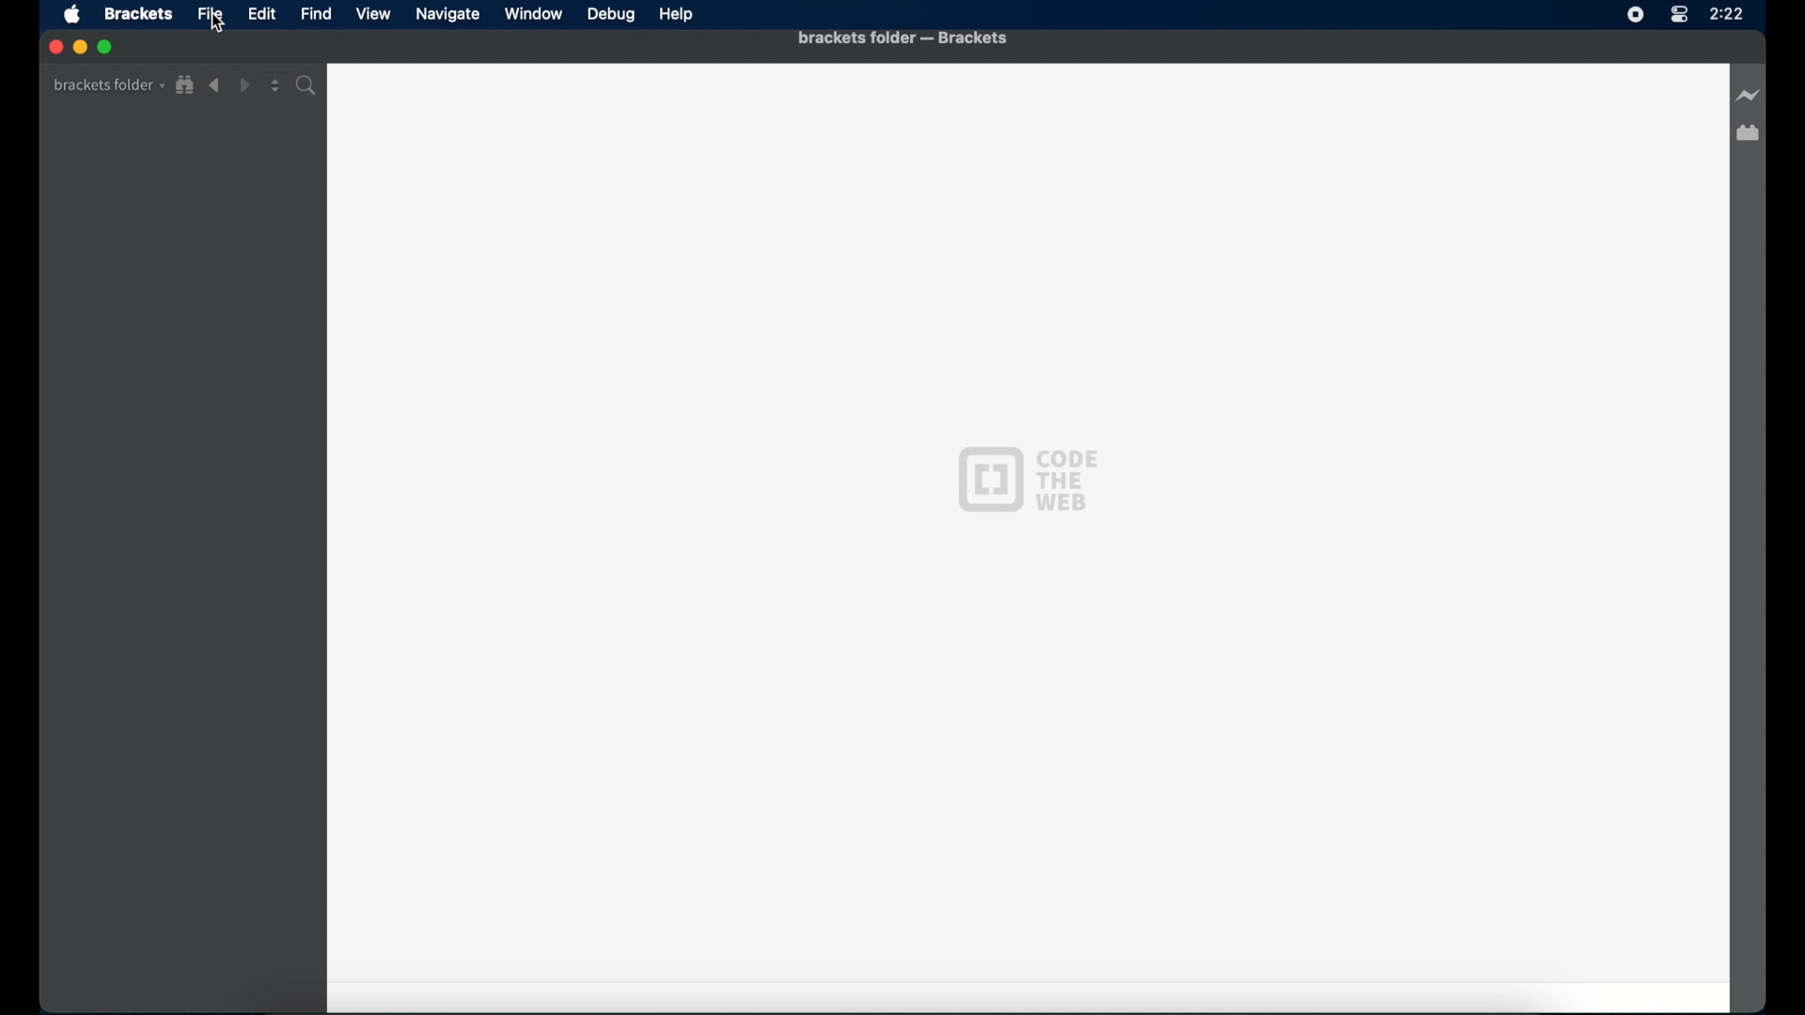 This screenshot has width=1805, height=1015. What do you see at coordinates (1739, 23) in the screenshot?
I see `2:22` at bounding box center [1739, 23].